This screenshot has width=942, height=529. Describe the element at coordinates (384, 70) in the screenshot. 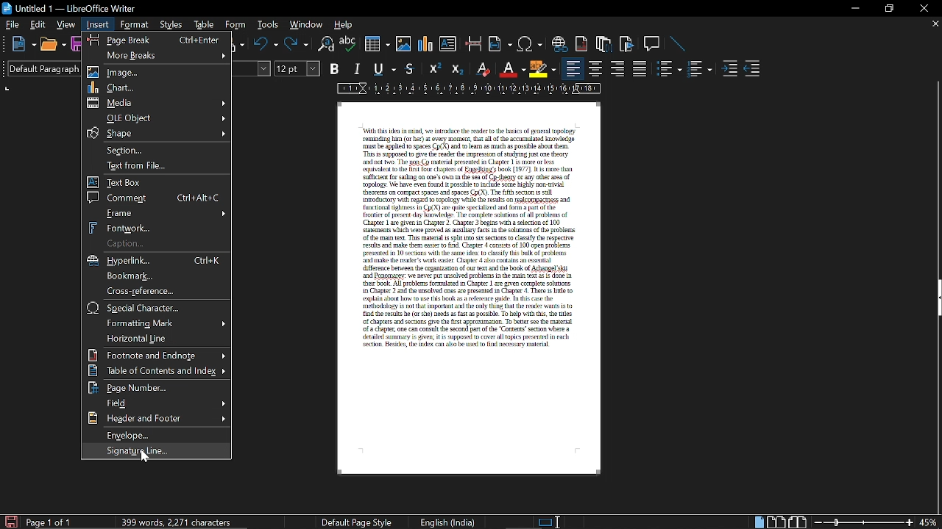

I see `underline` at that location.